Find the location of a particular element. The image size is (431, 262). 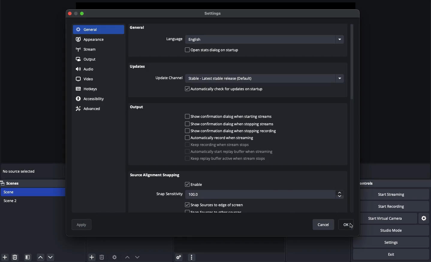

Open status dialog on startup is located at coordinates (213, 50).